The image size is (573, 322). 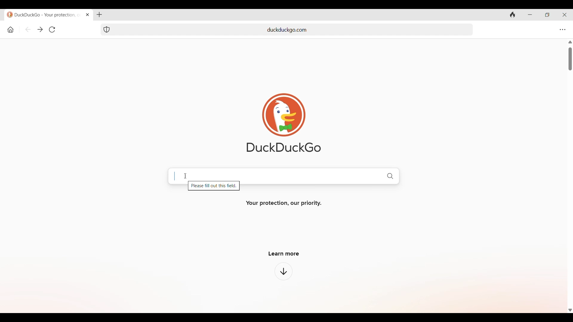 What do you see at coordinates (530, 15) in the screenshot?
I see `Minimize` at bounding box center [530, 15].